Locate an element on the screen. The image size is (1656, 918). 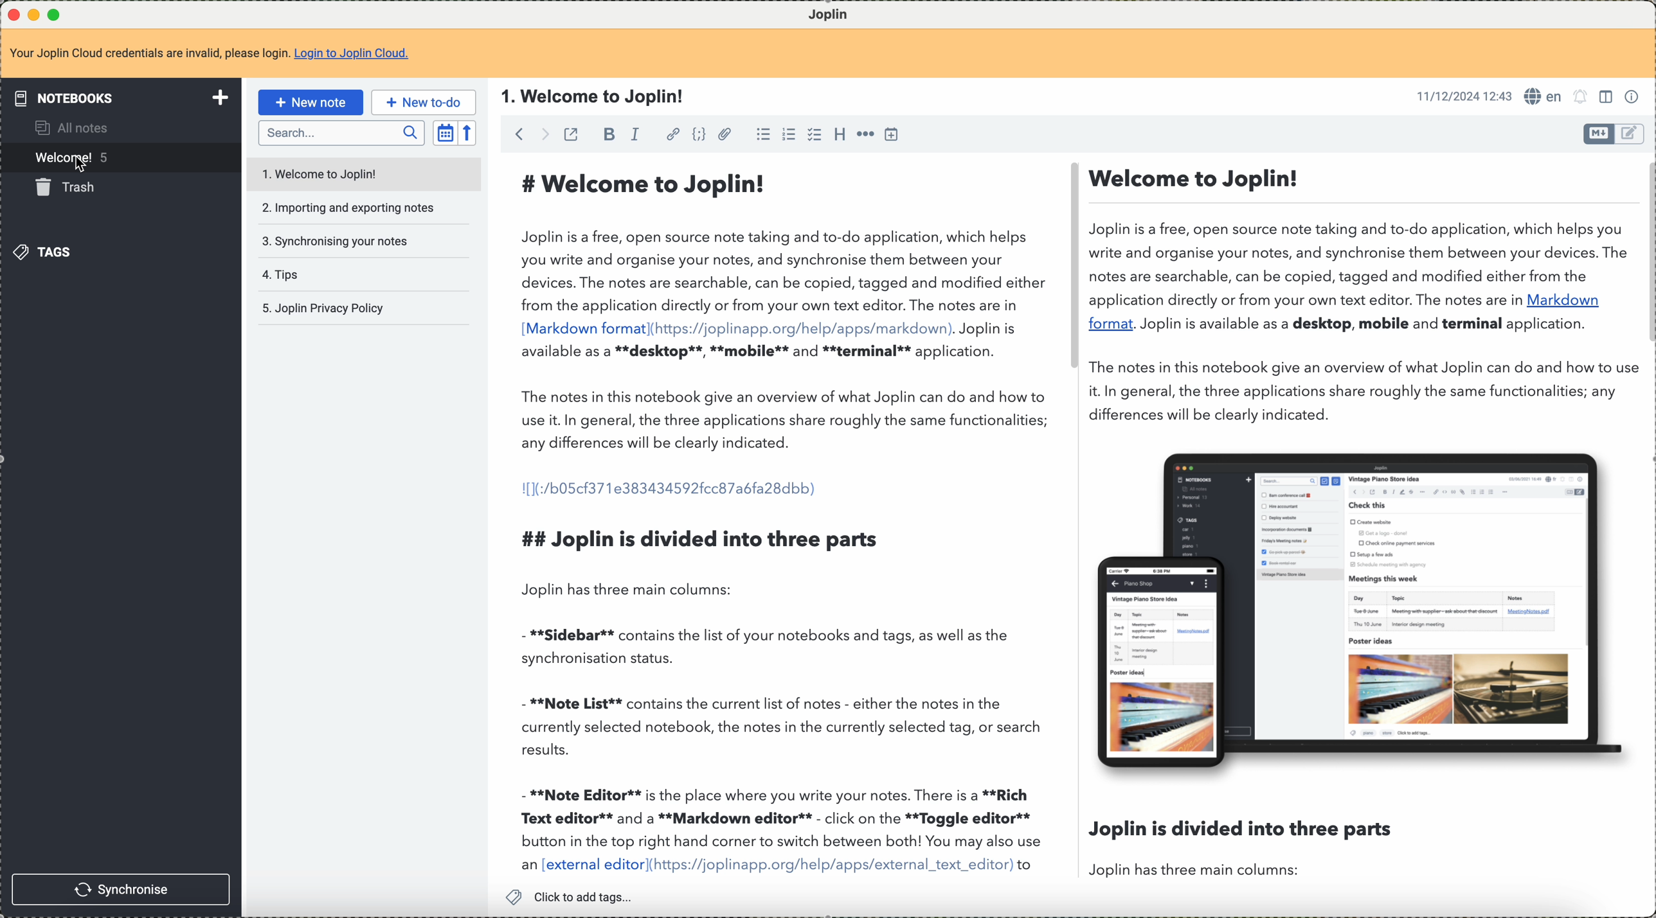
trash is located at coordinates (73, 190).